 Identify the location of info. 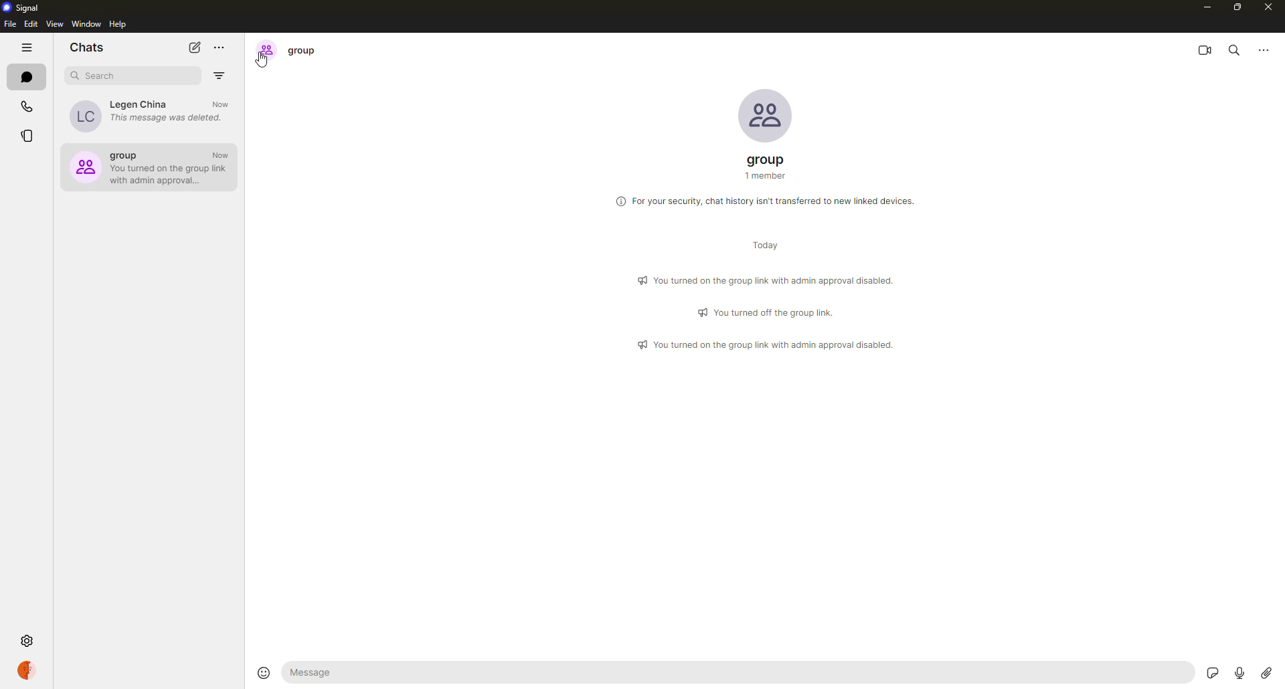
(764, 343).